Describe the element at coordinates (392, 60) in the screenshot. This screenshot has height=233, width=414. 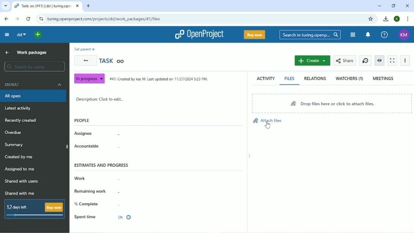
I see `Activate zen mode` at that location.